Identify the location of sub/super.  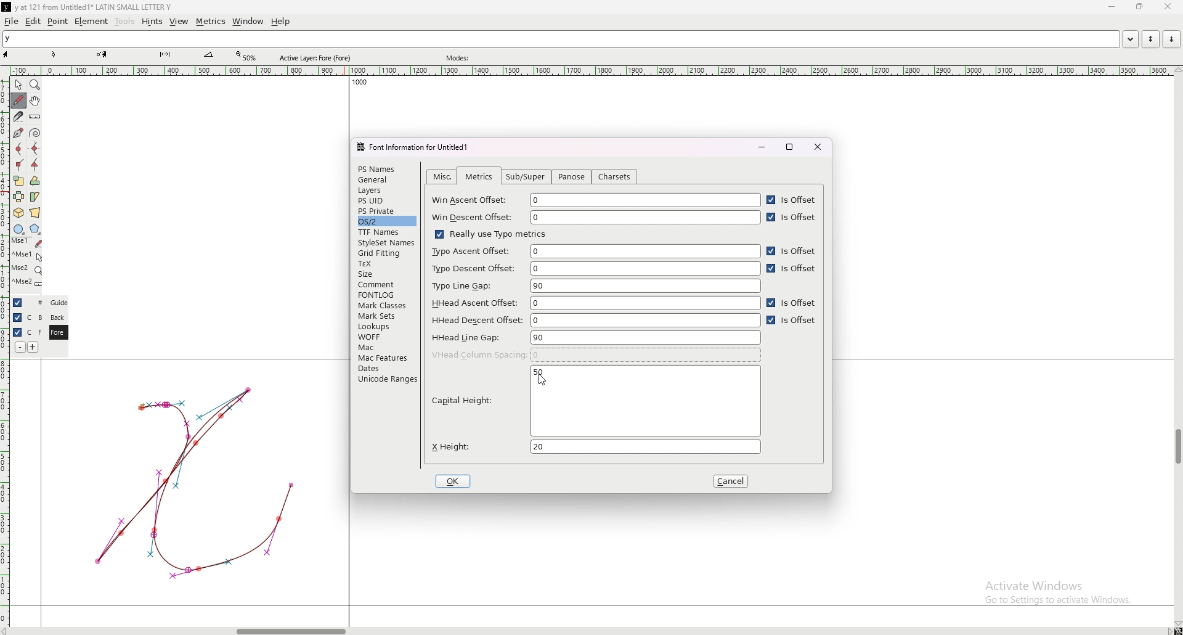
(528, 177).